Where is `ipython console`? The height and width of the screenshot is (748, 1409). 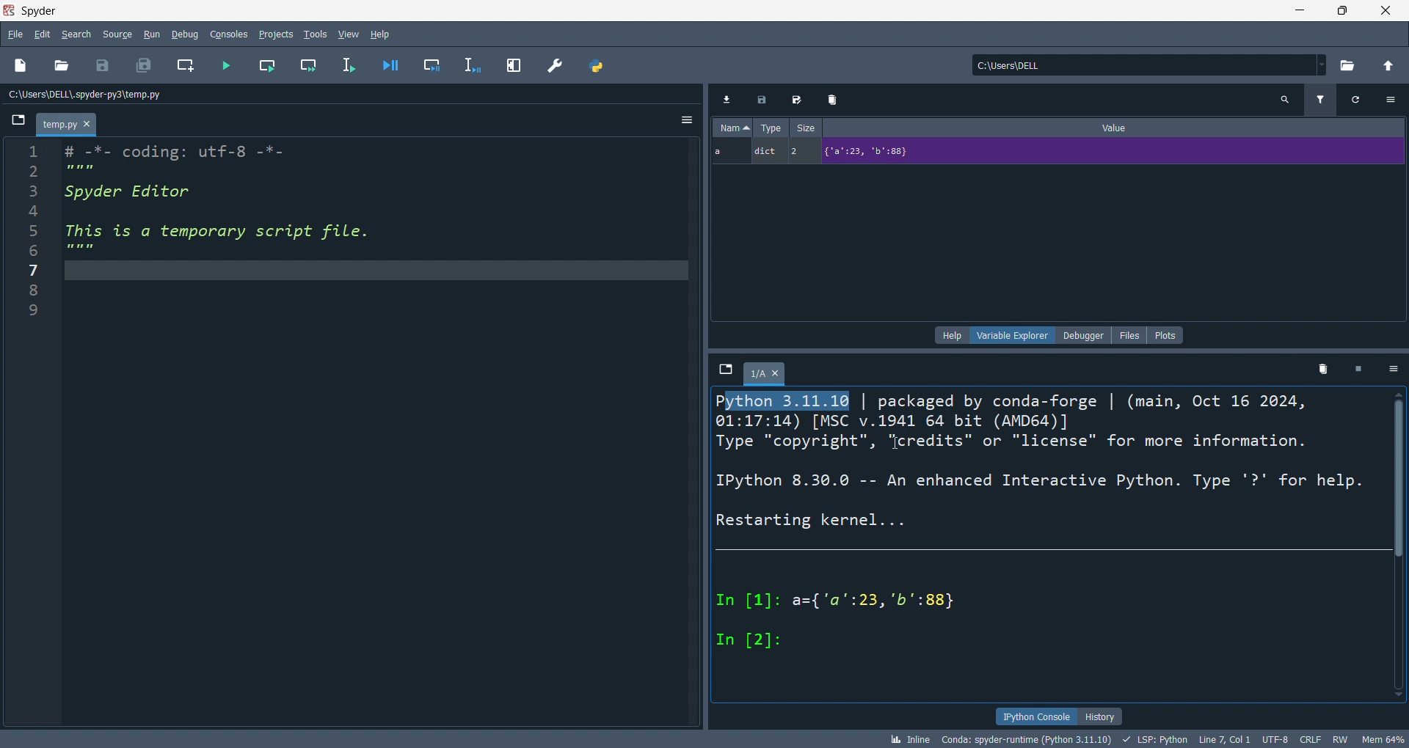
ipython console is located at coordinates (1033, 716).